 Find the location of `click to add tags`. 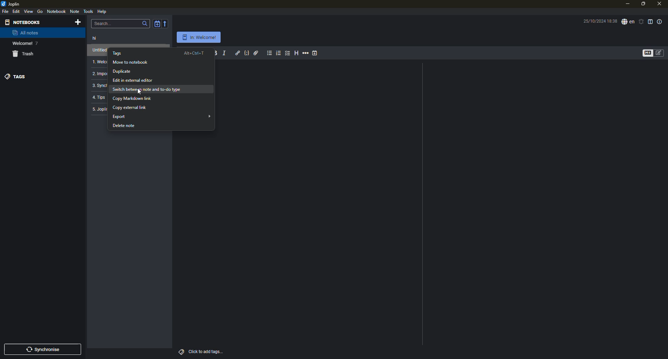

click to add tags is located at coordinates (206, 352).